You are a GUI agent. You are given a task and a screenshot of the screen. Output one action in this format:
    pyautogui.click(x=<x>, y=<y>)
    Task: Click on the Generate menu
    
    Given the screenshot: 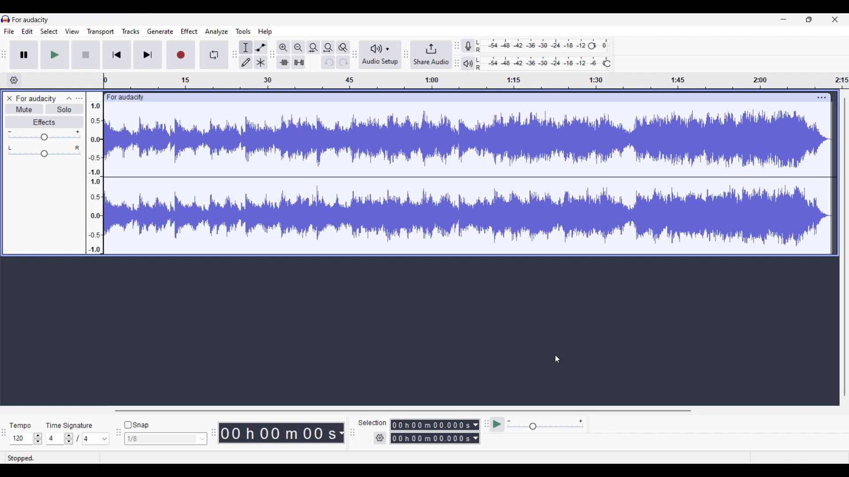 What is the action you would take?
    pyautogui.click(x=161, y=31)
    